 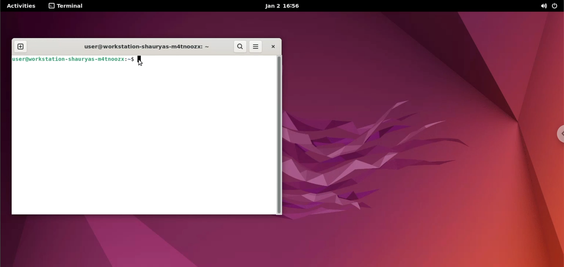 What do you see at coordinates (285, 6) in the screenshot?
I see `Jan 2 16:56` at bounding box center [285, 6].